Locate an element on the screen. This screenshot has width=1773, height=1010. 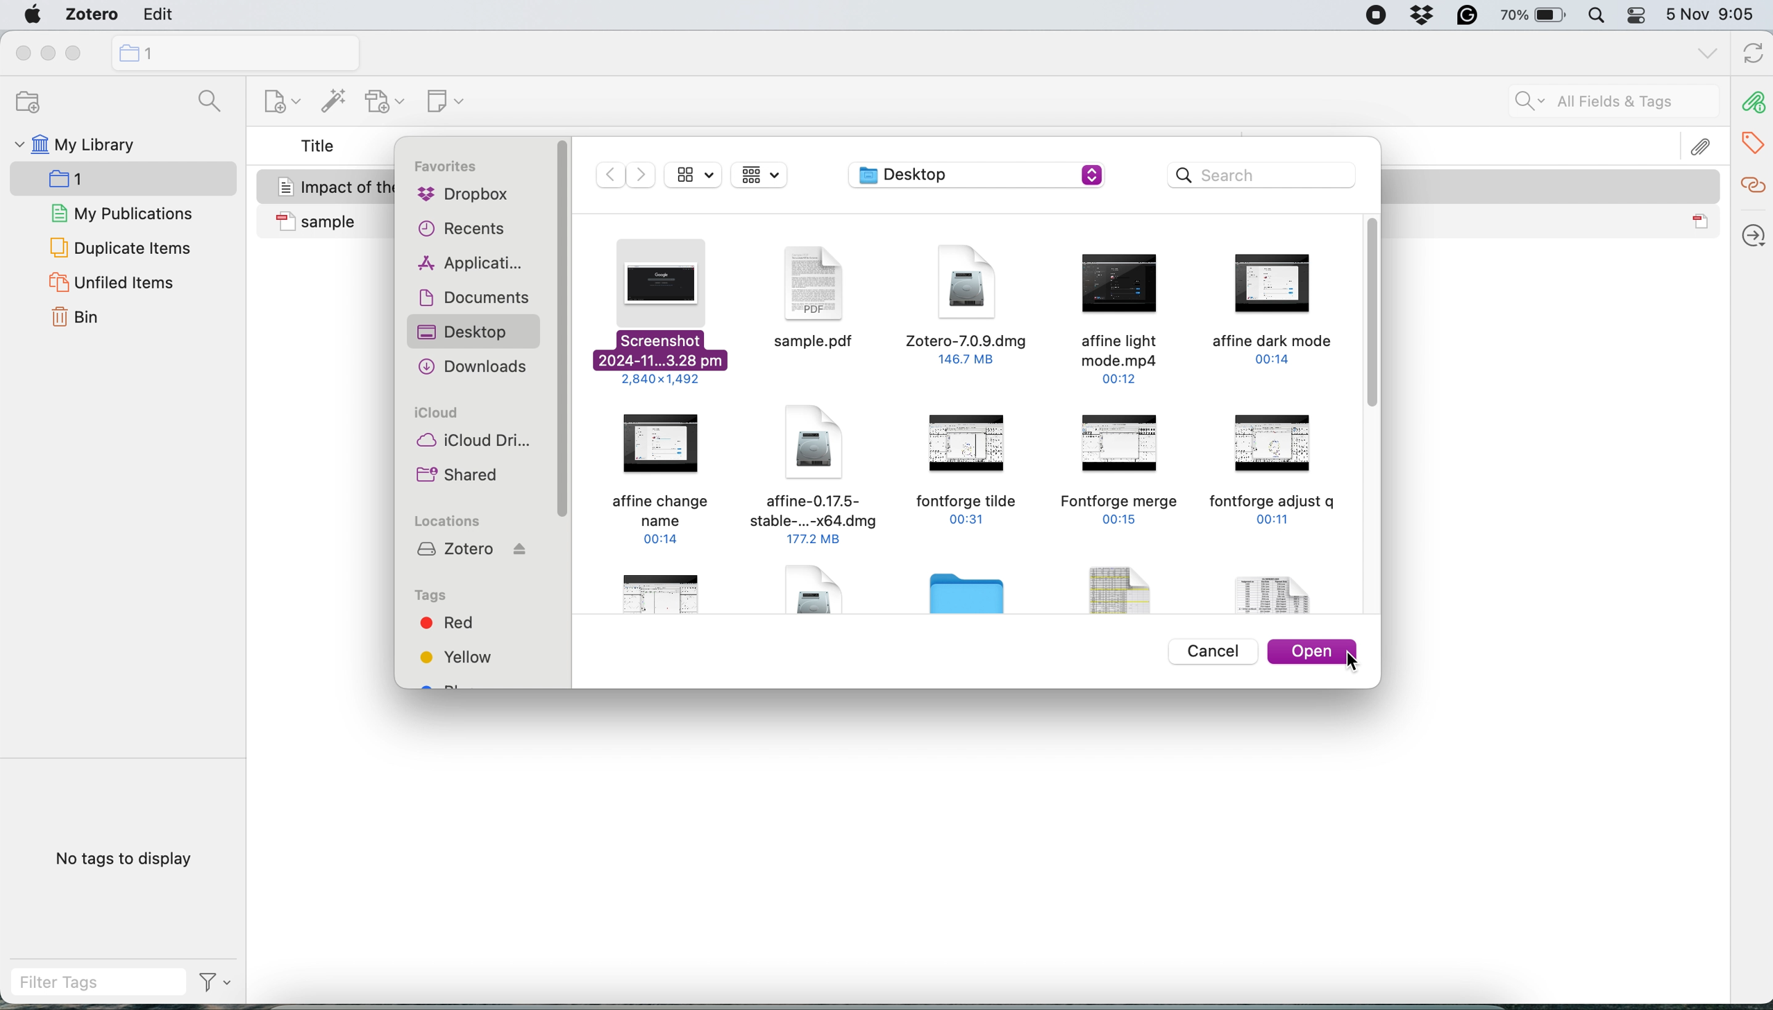
File is located at coordinates (1282, 587).